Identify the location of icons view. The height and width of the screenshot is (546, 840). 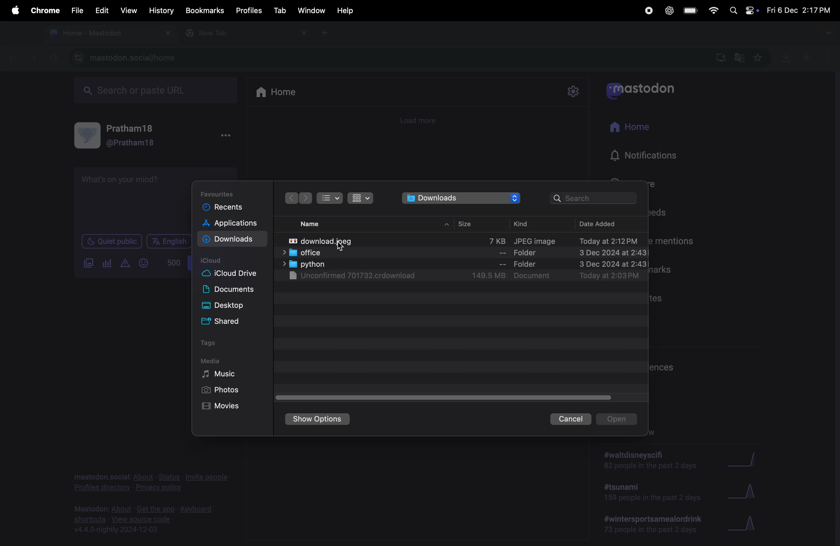
(361, 199).